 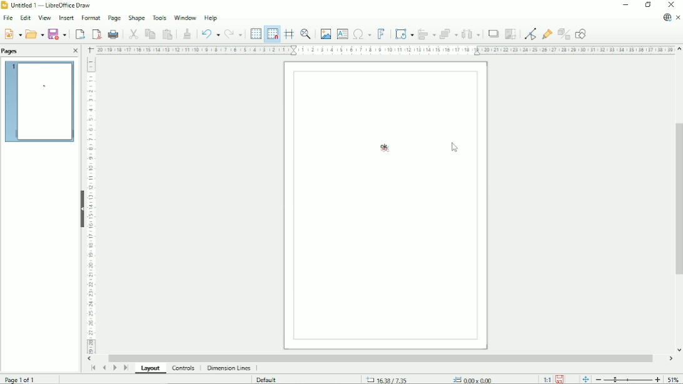 I want to click on Snap to grid, so click(x=272, y=34).